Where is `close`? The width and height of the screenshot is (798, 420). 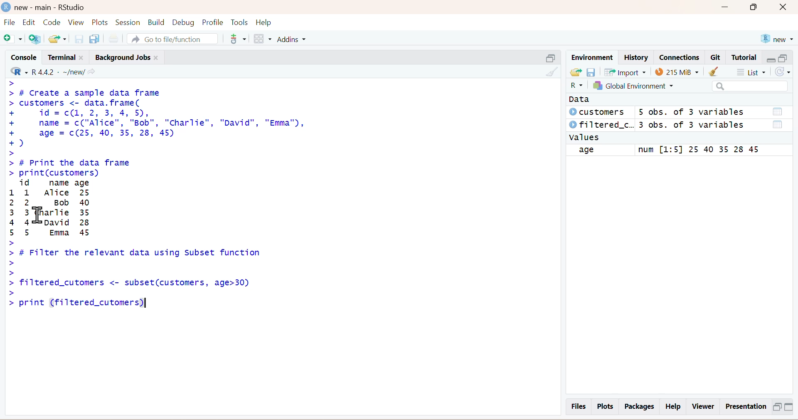 close is located at coordinates (786, 8).